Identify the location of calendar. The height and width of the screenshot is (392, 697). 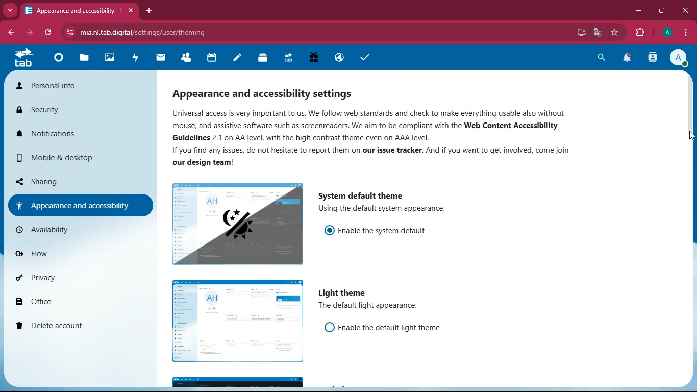
(213, 58).